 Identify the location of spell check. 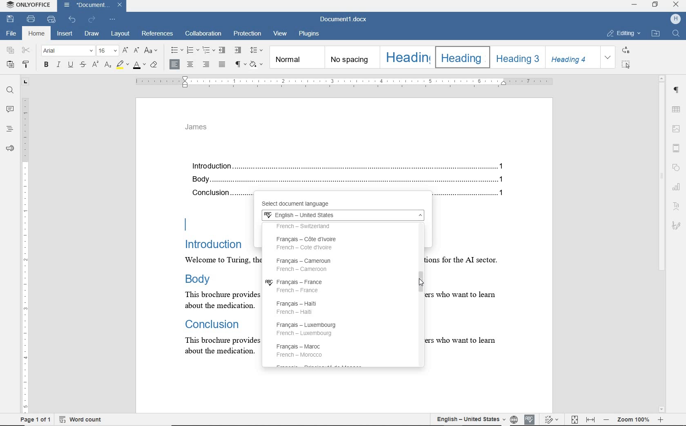
(528, 418).